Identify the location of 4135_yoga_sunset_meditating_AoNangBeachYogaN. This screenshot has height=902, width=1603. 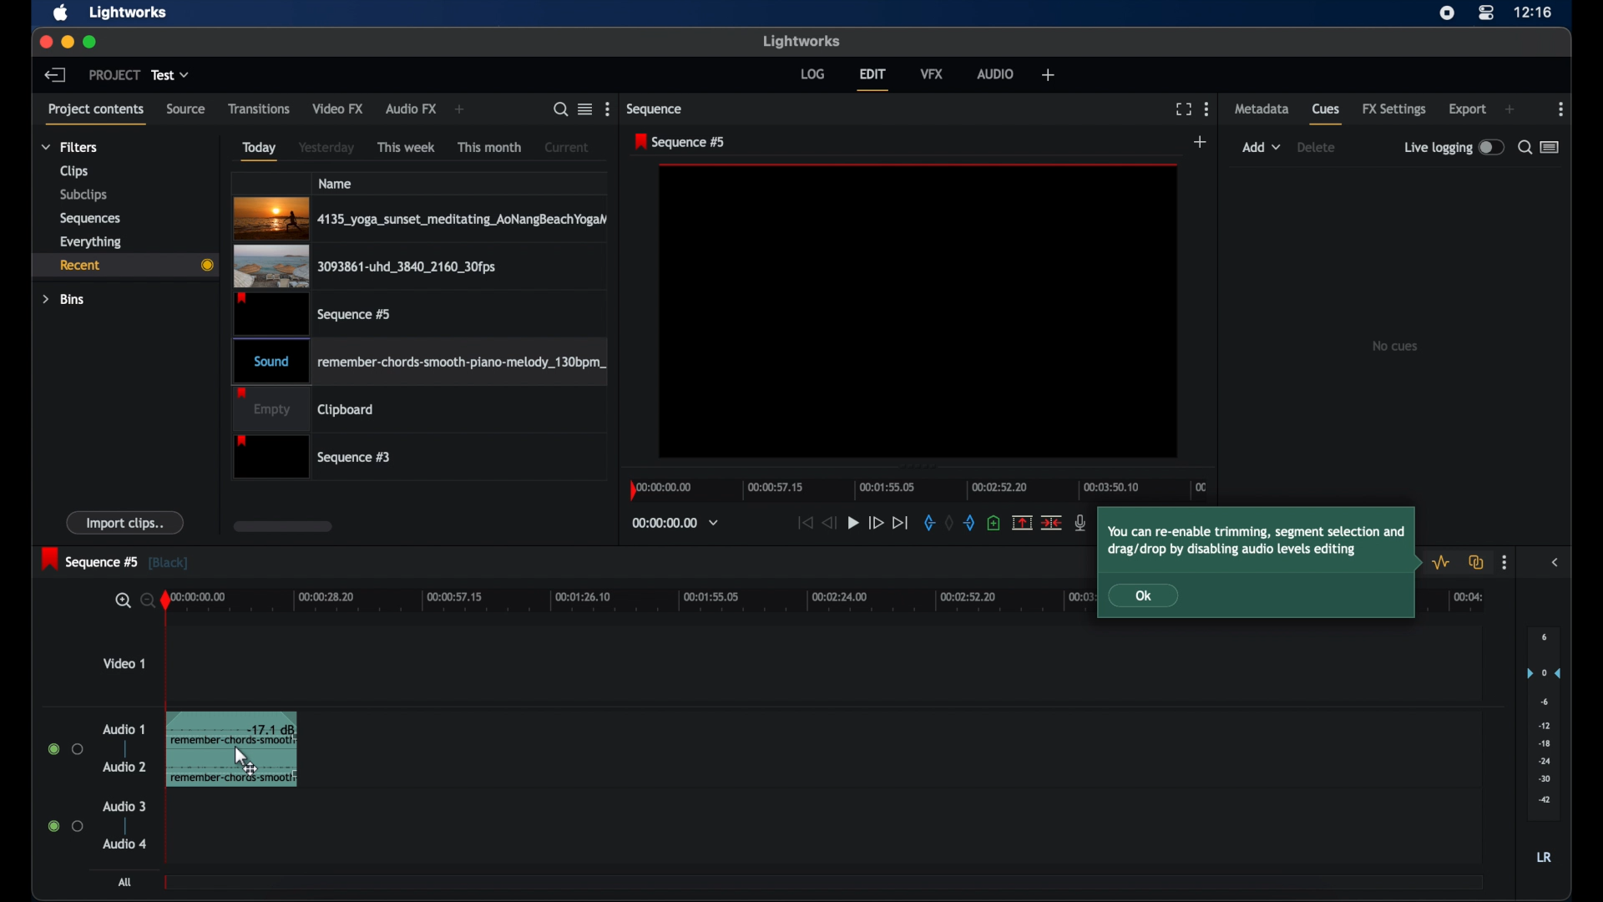
(422, 217).